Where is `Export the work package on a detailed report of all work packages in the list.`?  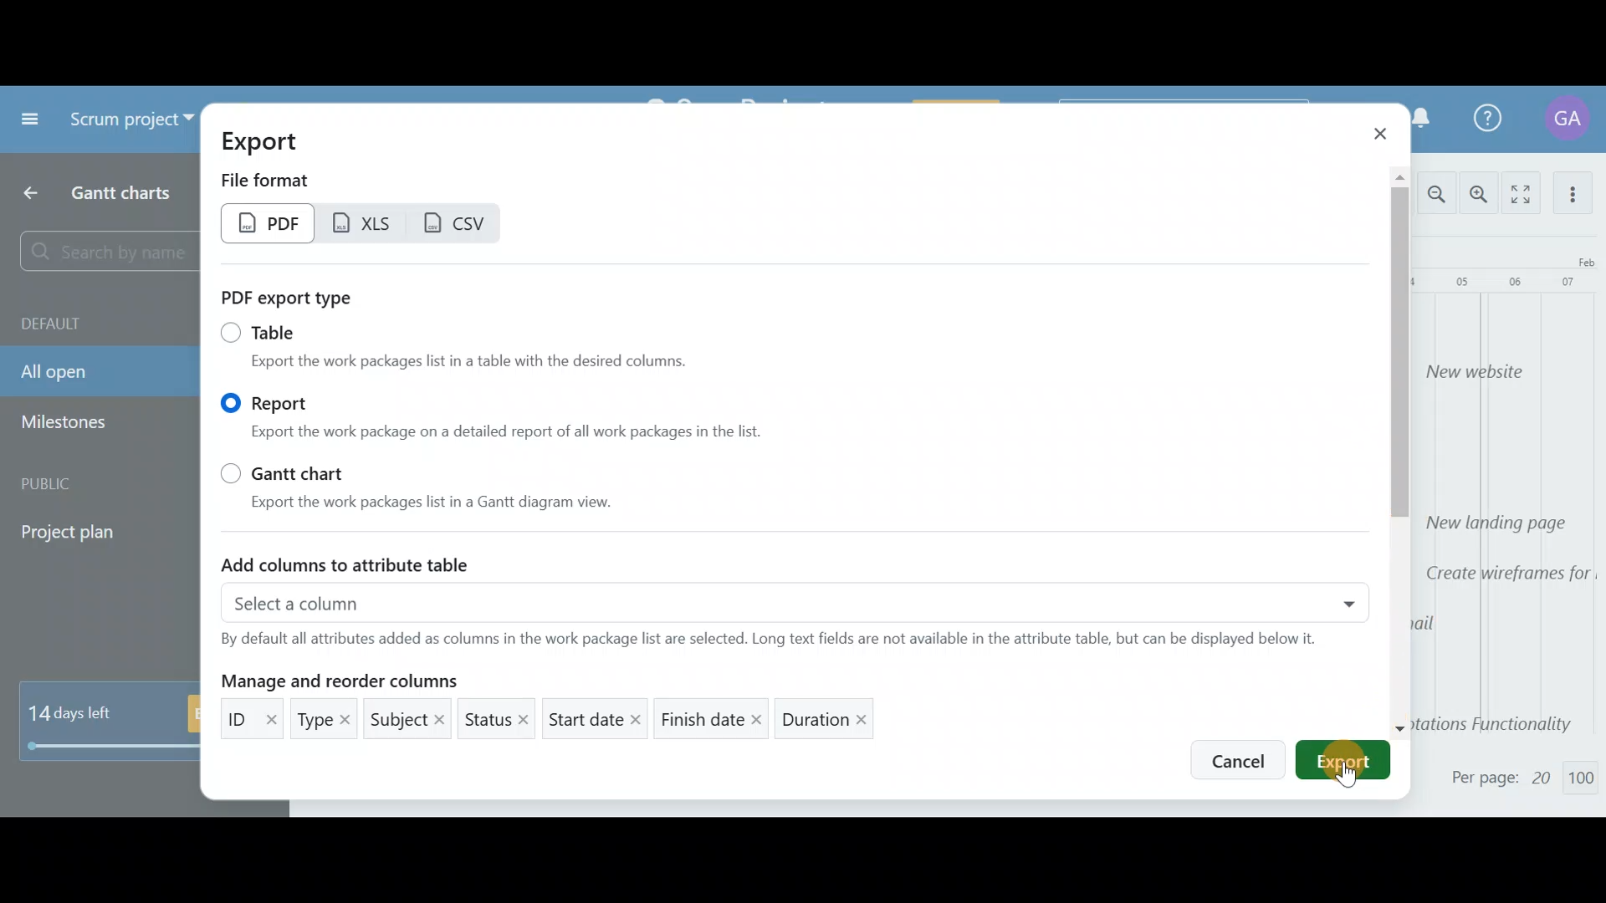
Export the work package on a detailed report of all work packages in the list. is located at coordinates (514, 438).